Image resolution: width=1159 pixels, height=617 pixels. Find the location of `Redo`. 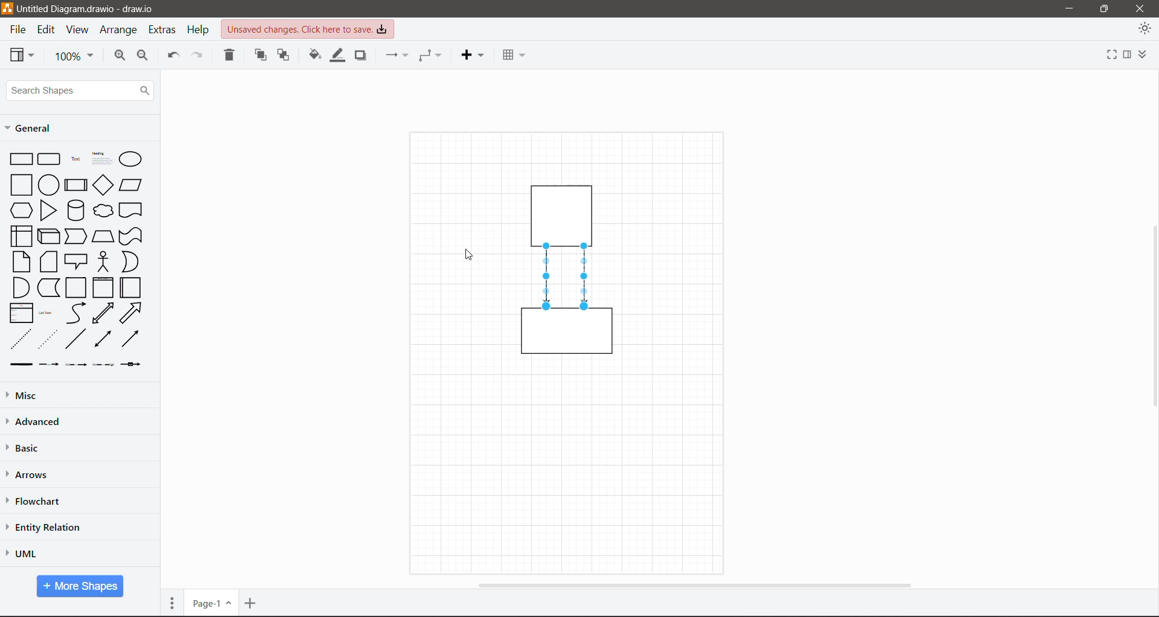

Redo is located at coordinates (199, 56).